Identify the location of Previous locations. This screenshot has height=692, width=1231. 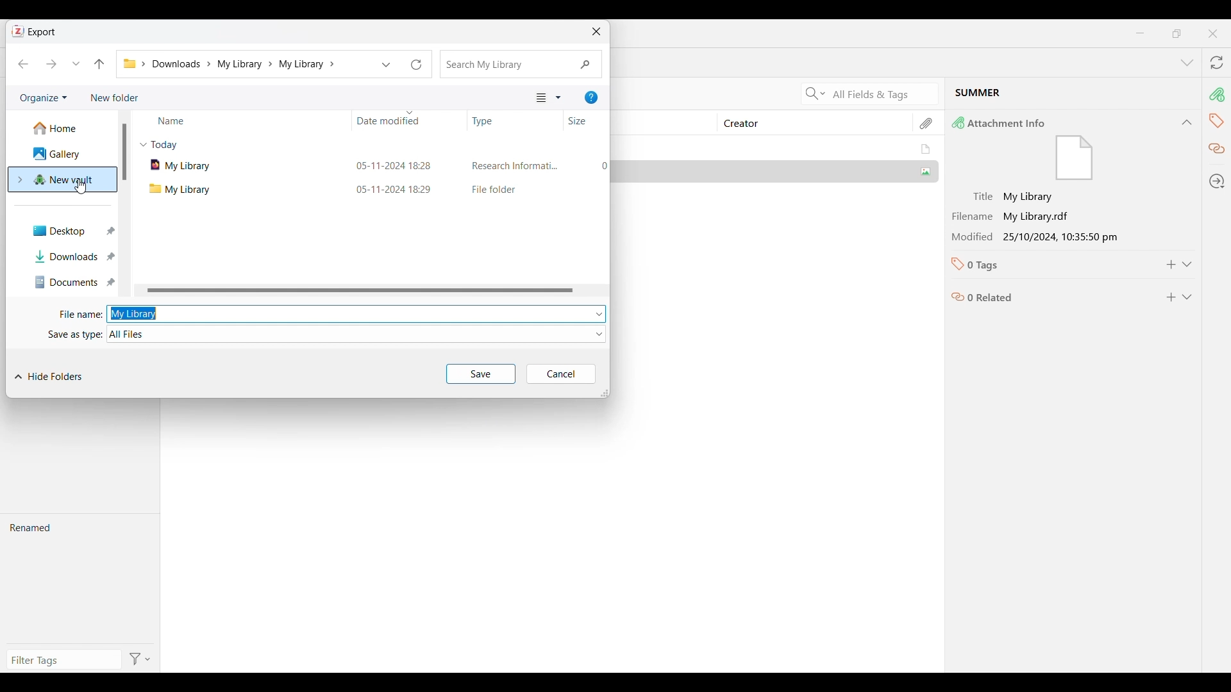
(386, 64).